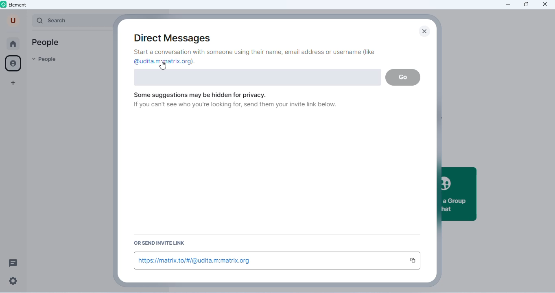 The height and width of the screenshot is (293, 555). I want to click on people, so click(14, 64).